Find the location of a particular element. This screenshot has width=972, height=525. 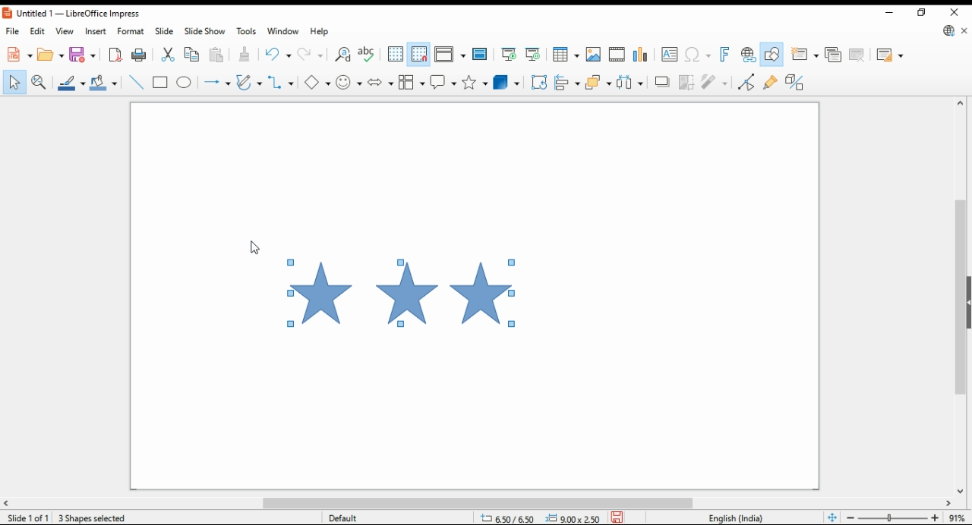

scroll bar is located at coordinates (960, 295).